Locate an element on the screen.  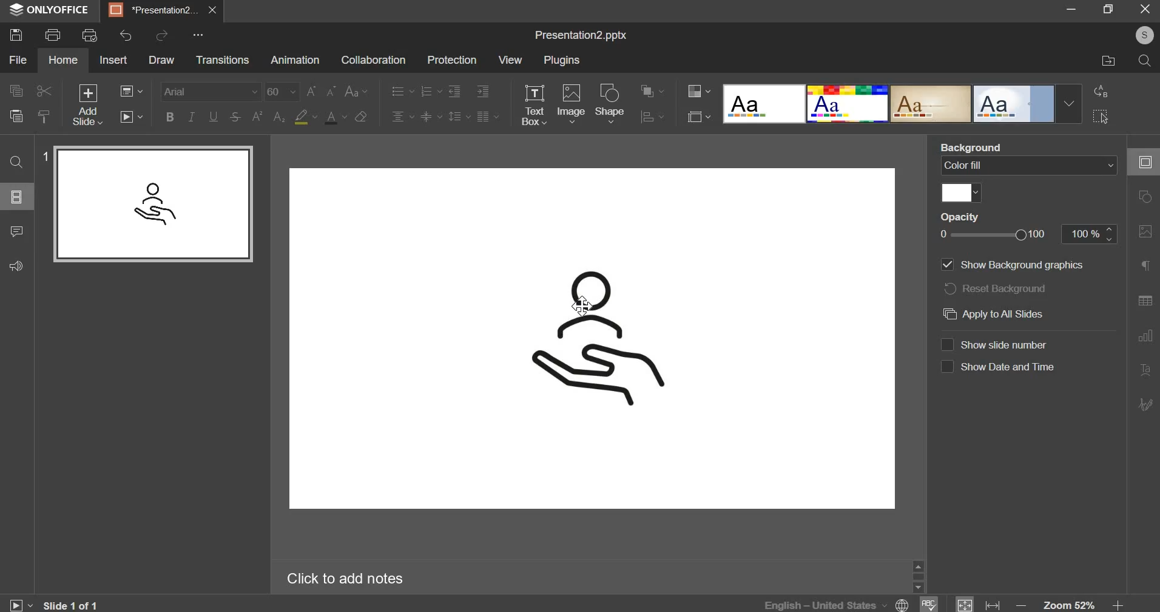
insert is located at coordinates (114, 59).